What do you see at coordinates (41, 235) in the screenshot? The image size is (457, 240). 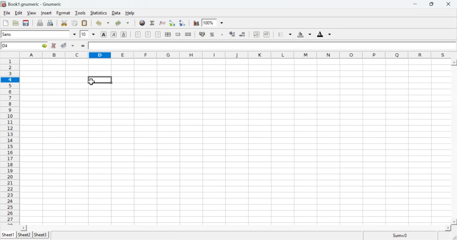 I see `Sheet 3` at bounding box center [41, 235].